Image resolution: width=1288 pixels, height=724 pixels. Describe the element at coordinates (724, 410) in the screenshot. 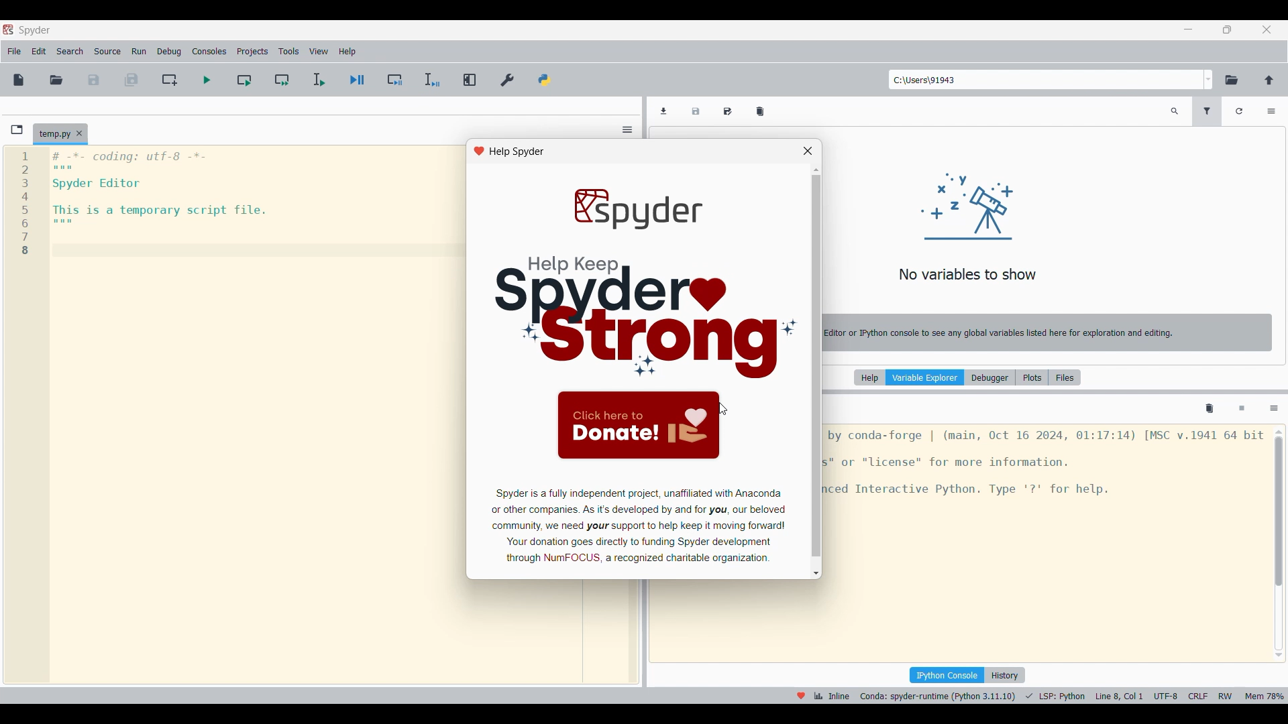

I see `cursor` at that location.